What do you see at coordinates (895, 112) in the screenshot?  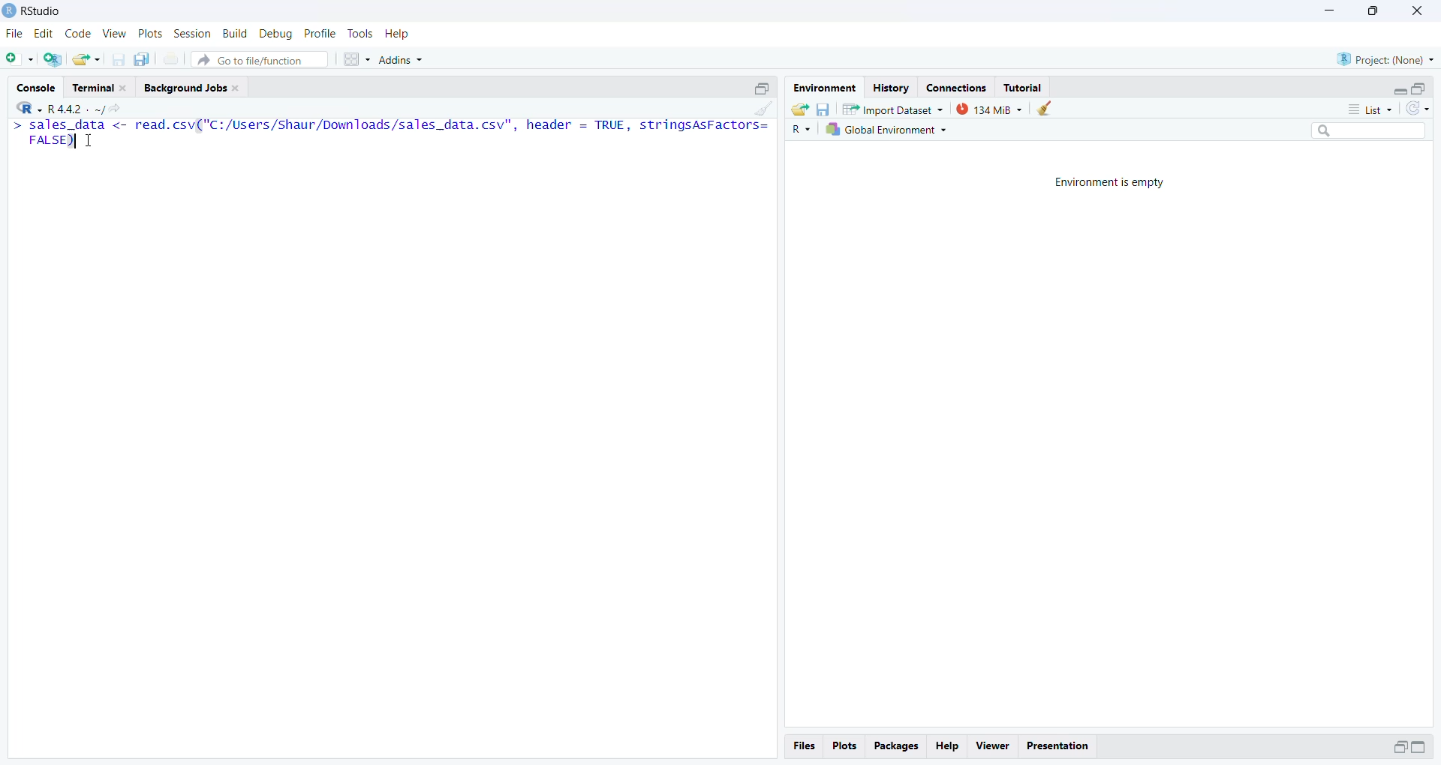 I see `Import Dataset` at bounding box center [895, 112].